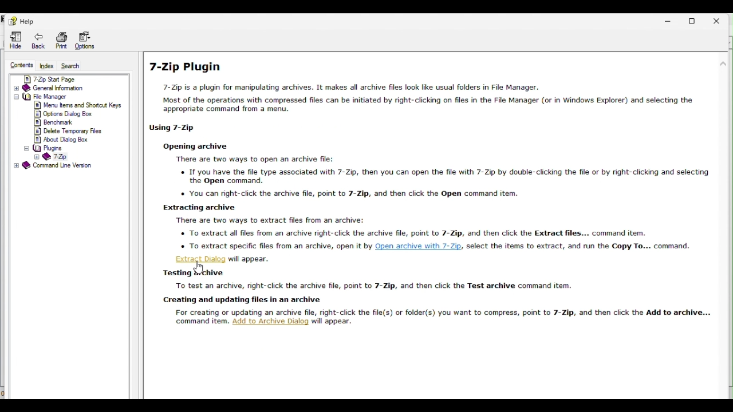 This screenshot has width=733, height=412. Describe the element at coordinates (270, 247) in the screenshot. I see `o To extract specihc hles from an archive, open It` at that location.